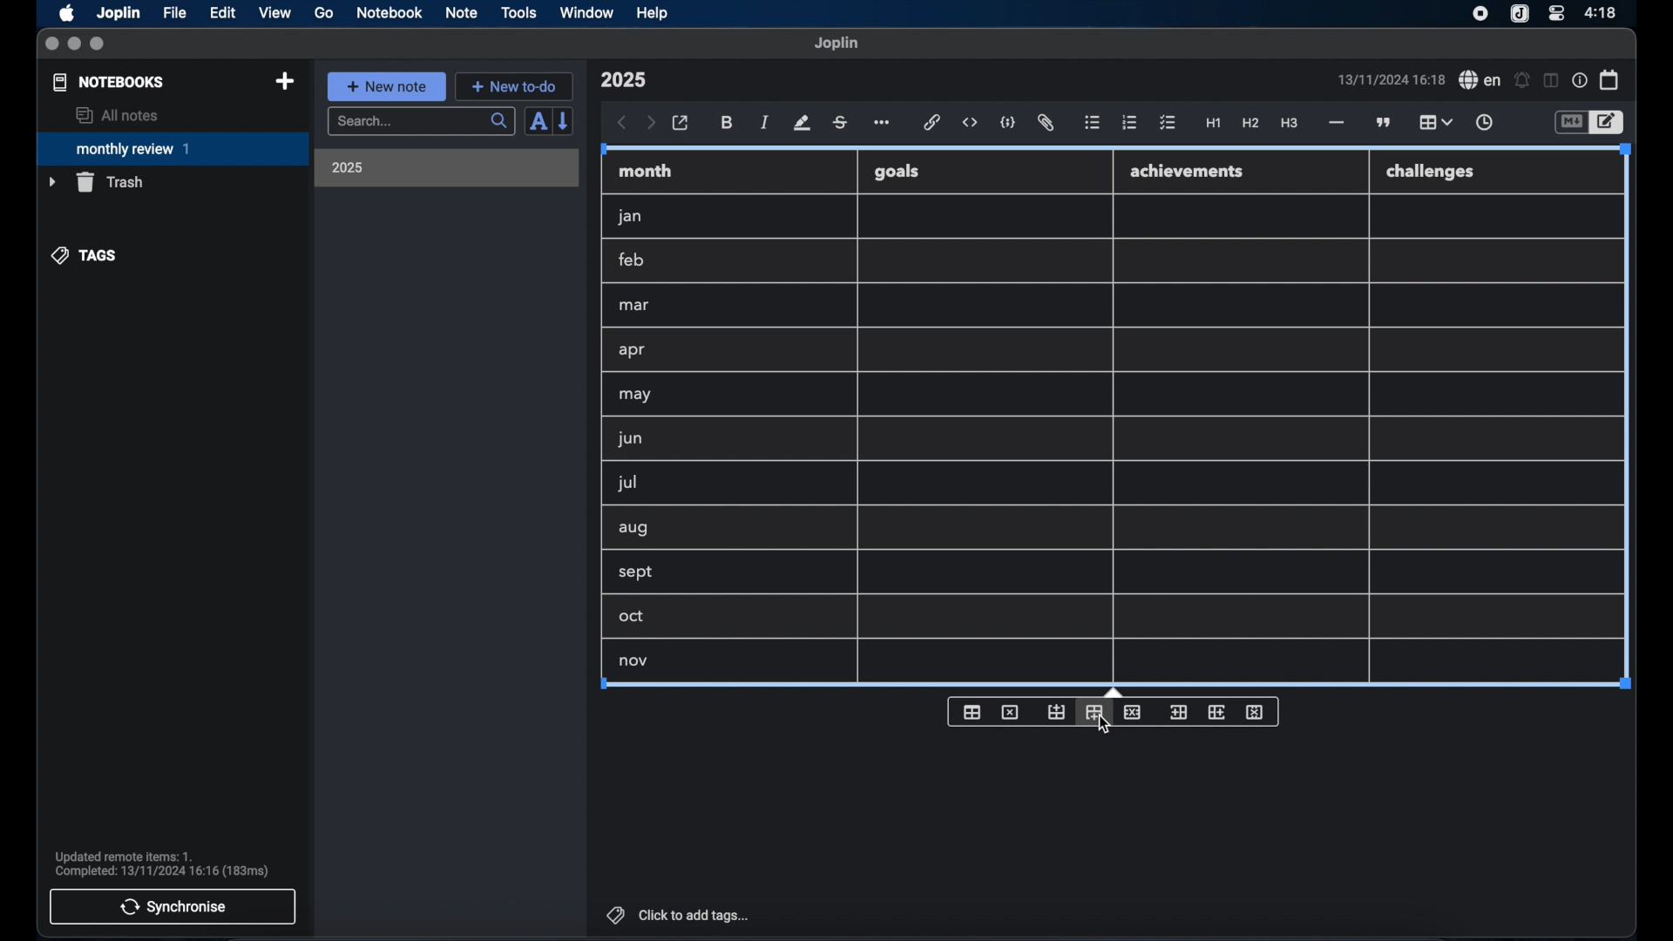 This screenshot has height=941, width=1673. I want to click on note properties, so click(1580, 81).